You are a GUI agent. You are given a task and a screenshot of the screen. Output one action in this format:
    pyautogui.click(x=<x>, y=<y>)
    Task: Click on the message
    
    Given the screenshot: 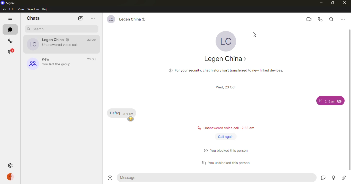 What is the action you would take?
    pyautogui.click(x=320, y=101)
    